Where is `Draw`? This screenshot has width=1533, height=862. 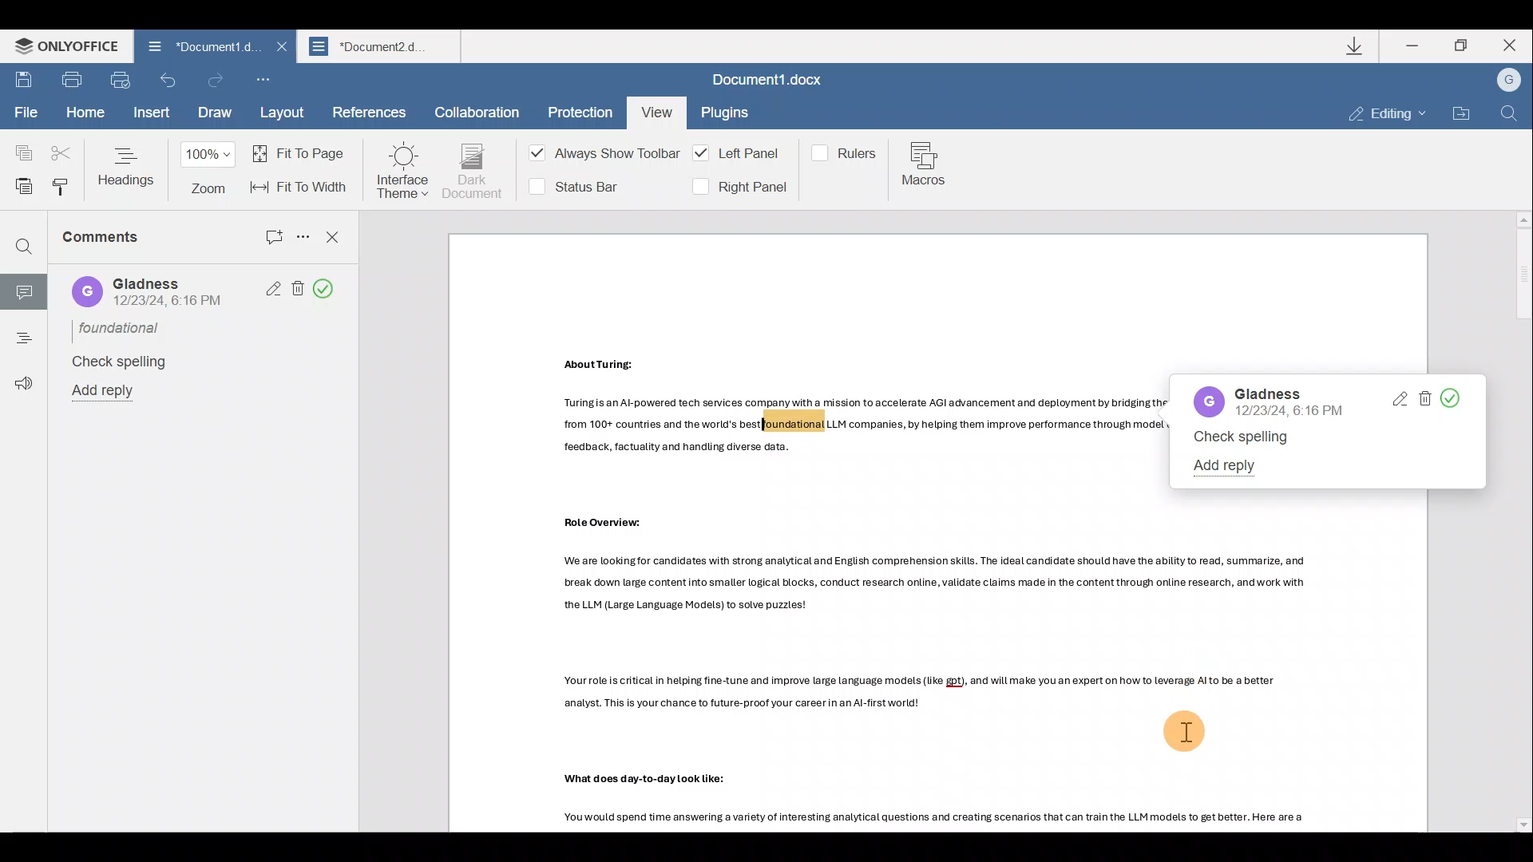
Draw is located at coordinates (212, 114).